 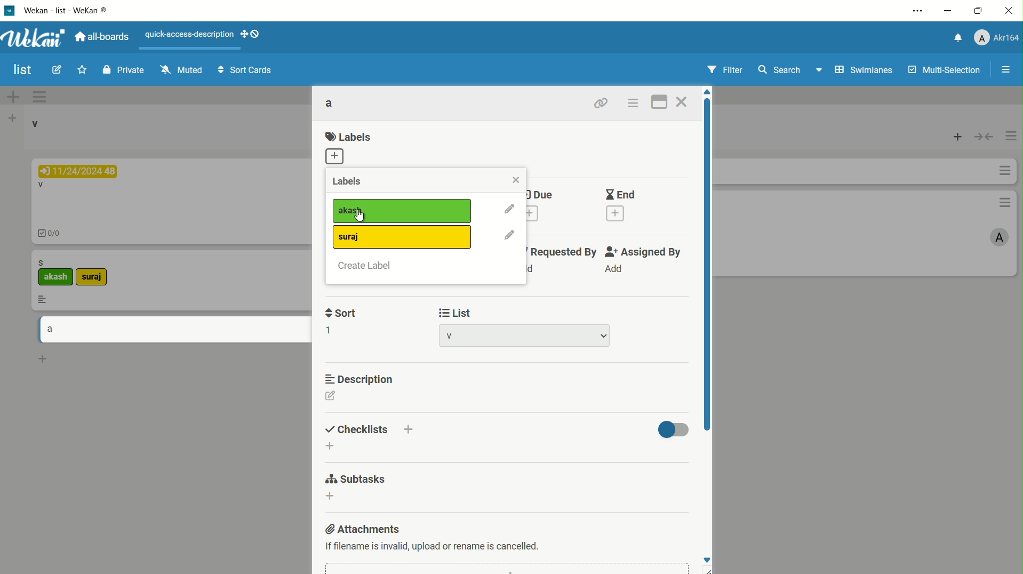 What do you see at coordinates (355, 479) in the screenshot?
I see `subtasks` at bounding box center [355, 479].